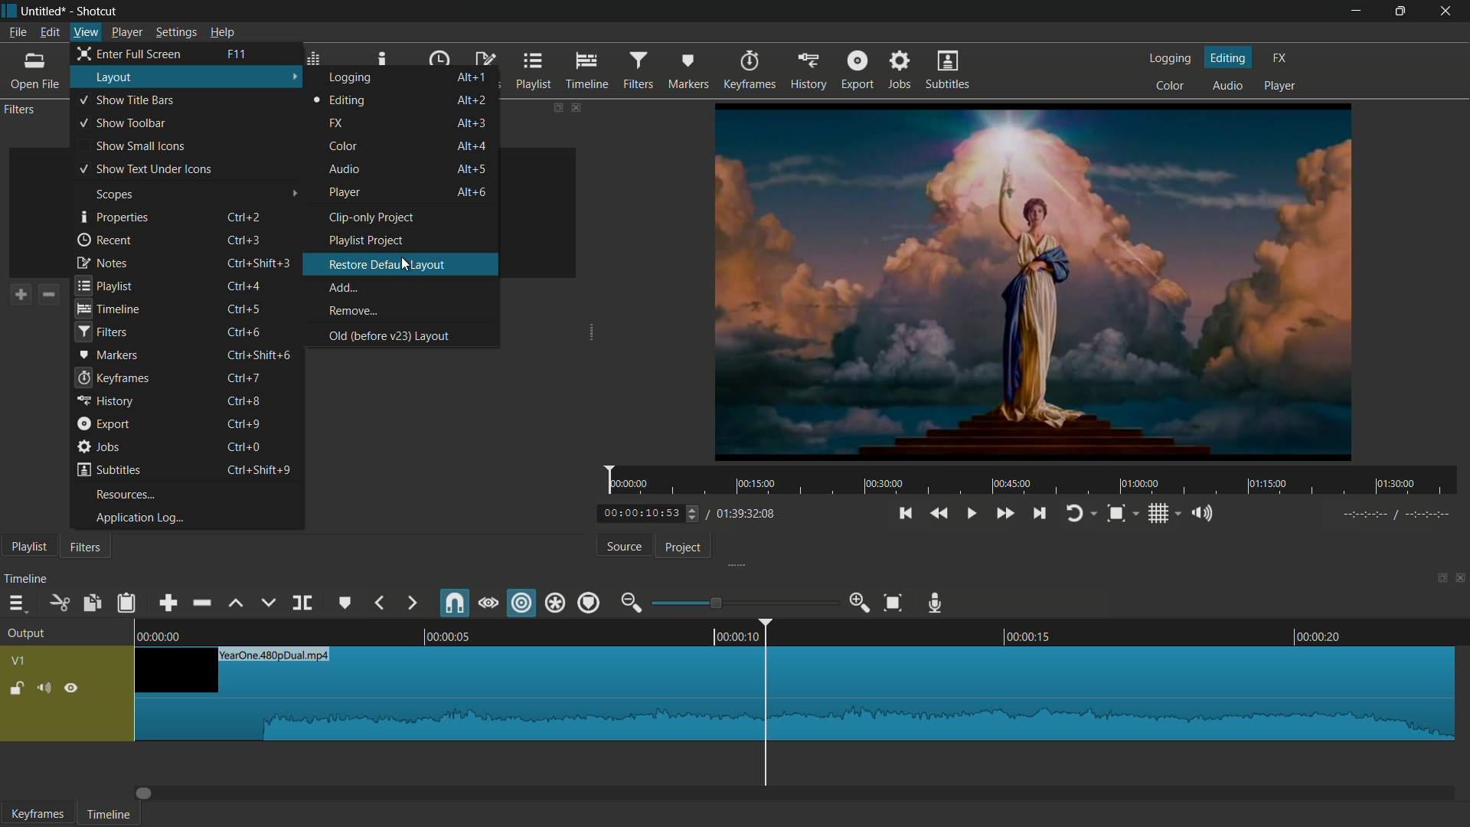 This screenshot has height=827, width=1470. What do you see at coordinates (1171, 84) in the screenshot?
I see `color` at bounding box center [1171, 84].